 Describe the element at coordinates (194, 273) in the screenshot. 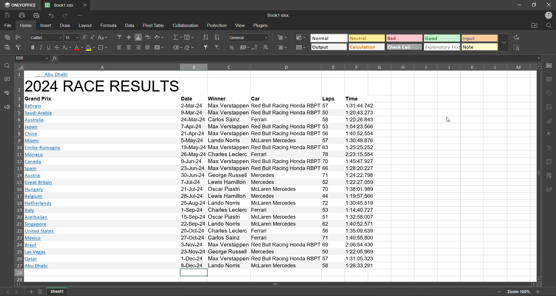

I see `current cell` at that location.